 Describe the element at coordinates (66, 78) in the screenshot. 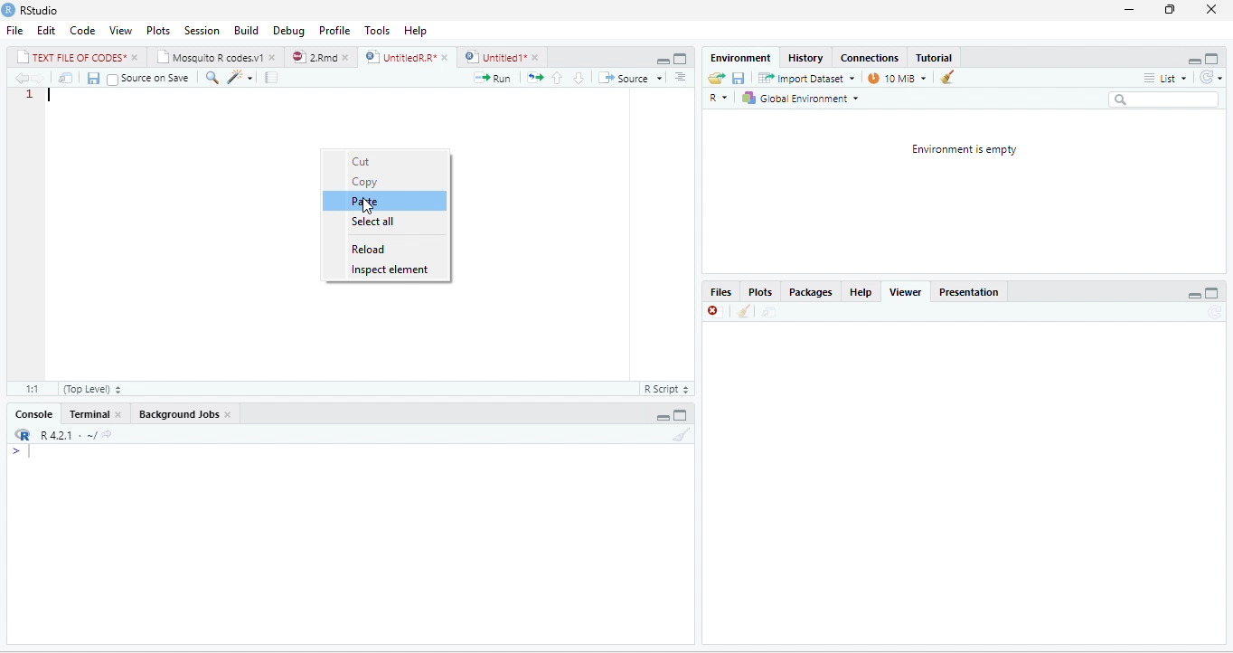

I see `move` at that location.